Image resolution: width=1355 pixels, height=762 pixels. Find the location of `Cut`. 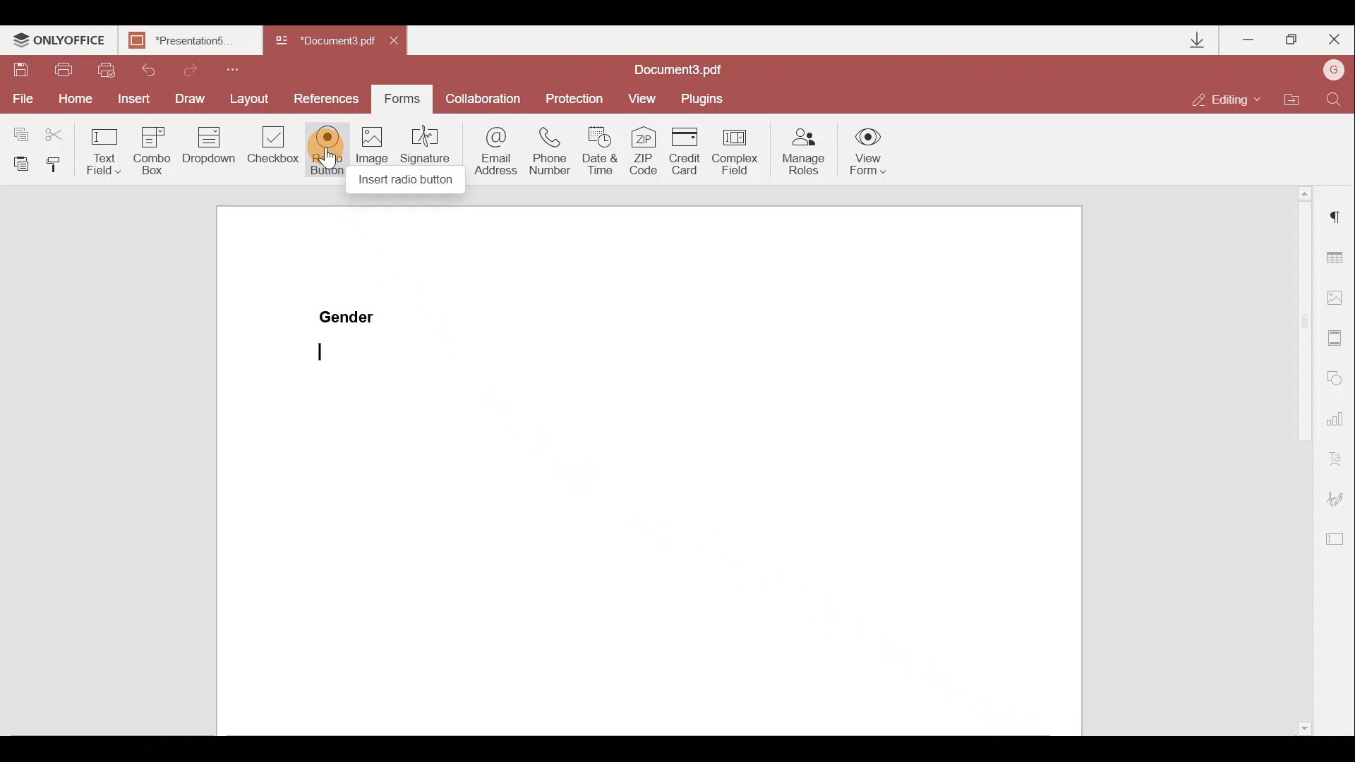

Cut is located at coordinates (54, 132).